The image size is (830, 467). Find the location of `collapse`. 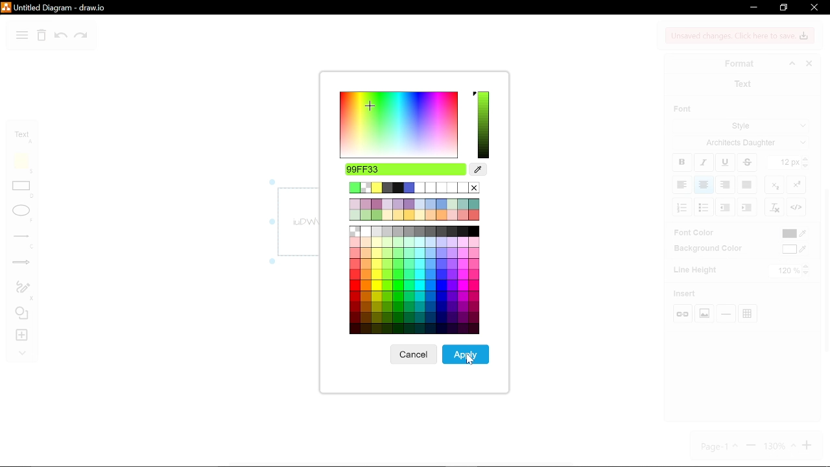

collapse is located at coordinates (19, 355).